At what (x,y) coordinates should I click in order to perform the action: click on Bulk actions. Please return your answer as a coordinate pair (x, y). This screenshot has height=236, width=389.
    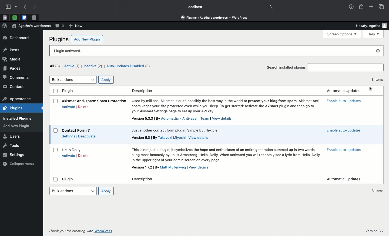
    Looking at the image, I should click on (73, 191).